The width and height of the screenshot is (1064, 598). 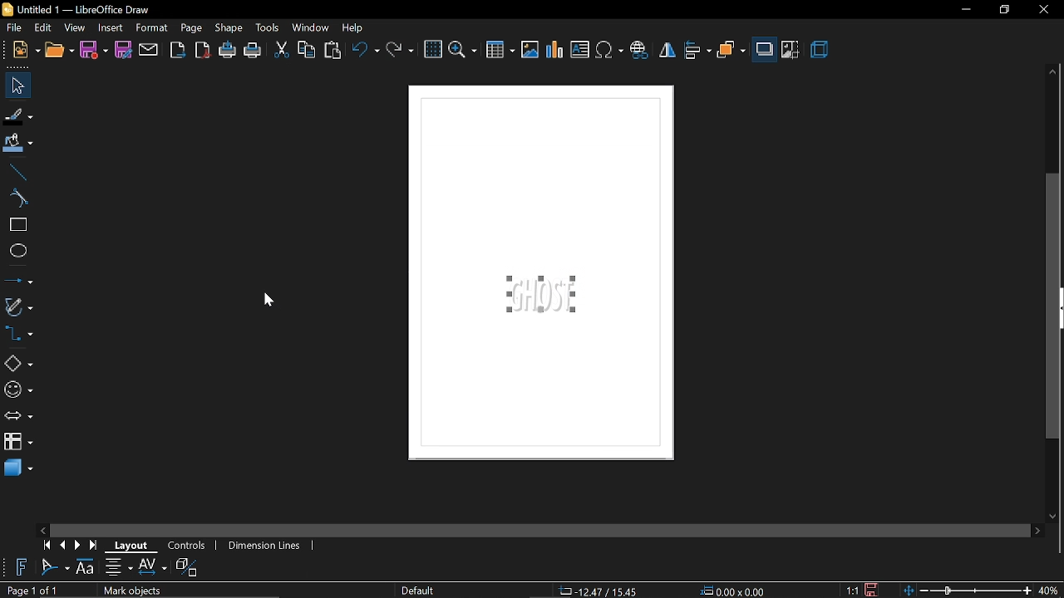 What do you see at coordinates (697, 51) in the screenshot?
I see `align` at bounding box center [697, 51].